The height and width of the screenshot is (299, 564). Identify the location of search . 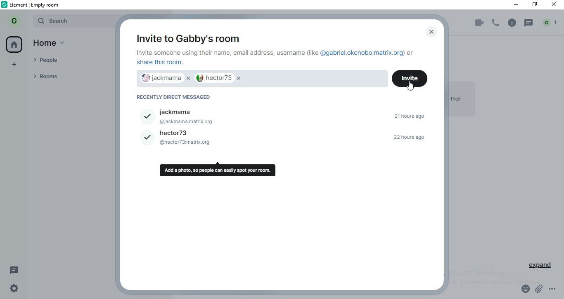
(72, 21).